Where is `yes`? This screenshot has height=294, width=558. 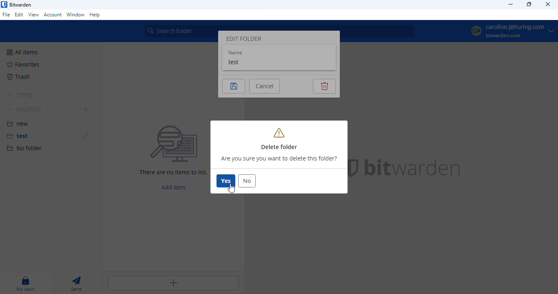 yes is located at coordinates (226, 181).